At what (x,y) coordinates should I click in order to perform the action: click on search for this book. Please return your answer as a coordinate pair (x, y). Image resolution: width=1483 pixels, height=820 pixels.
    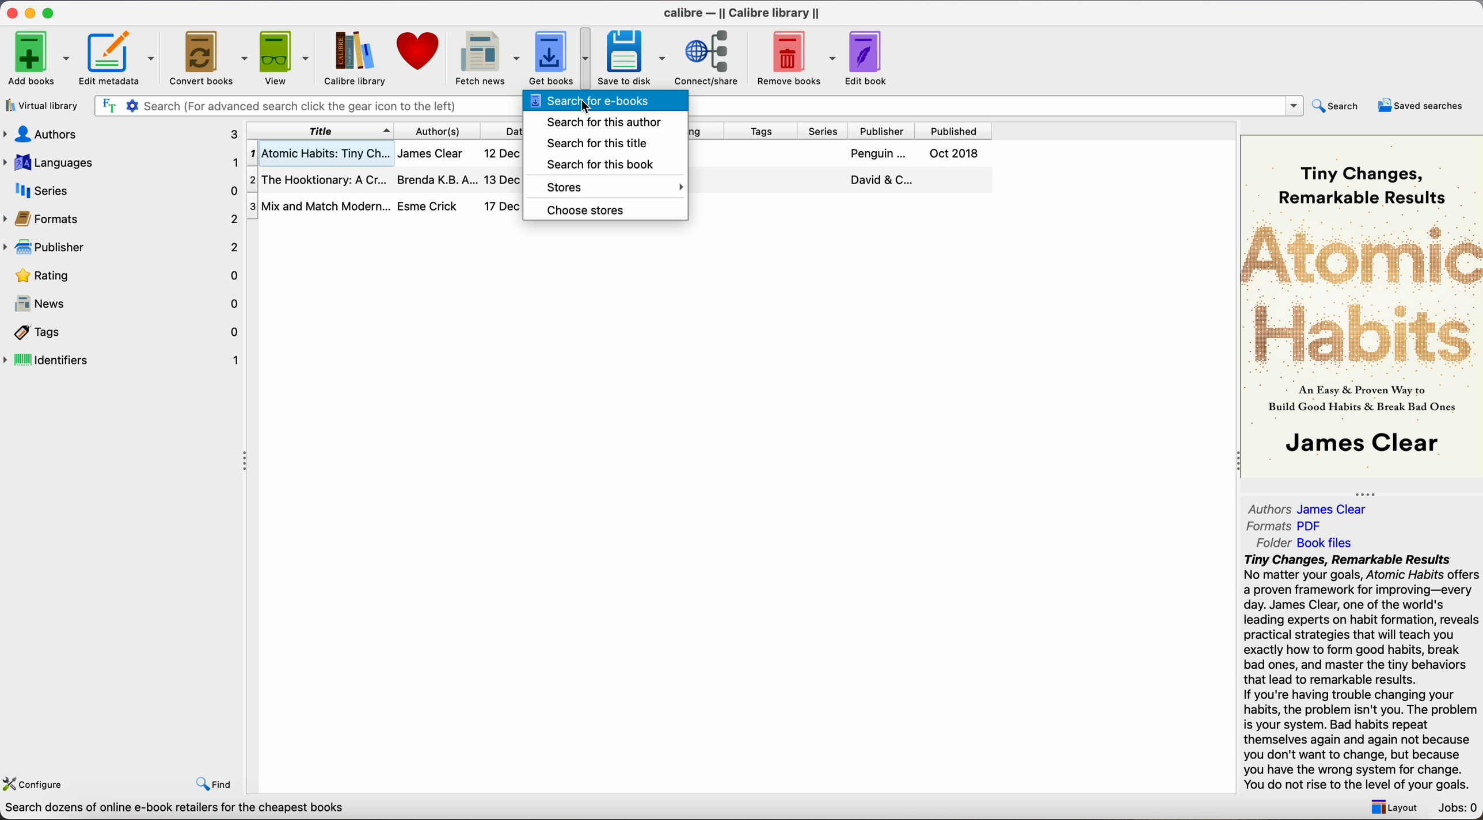
    Looking at the image, I should click on (593, 164).